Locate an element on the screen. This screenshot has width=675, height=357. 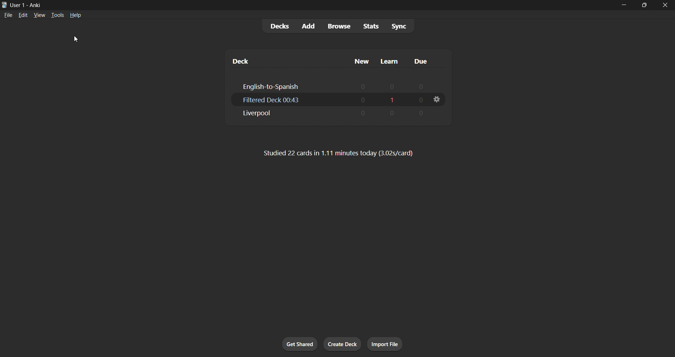
English-to-Spanish is located at coordinates (270, 84).